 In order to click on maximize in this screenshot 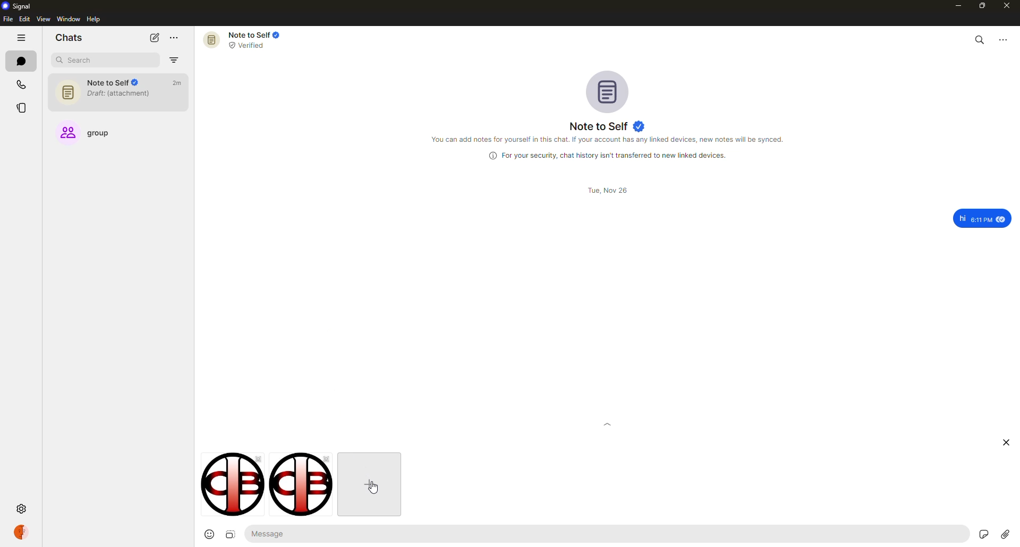, I will do `click(982, 8)`.